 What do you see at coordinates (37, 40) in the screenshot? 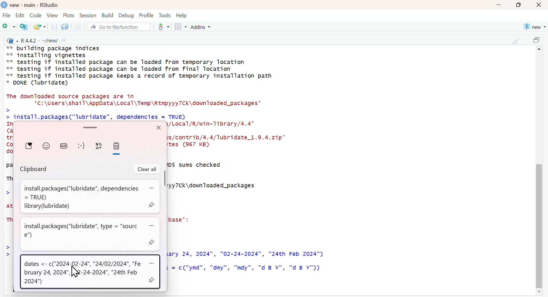
I see `R 4.4.2 . ~/new/` at bounding box center [37, 40].